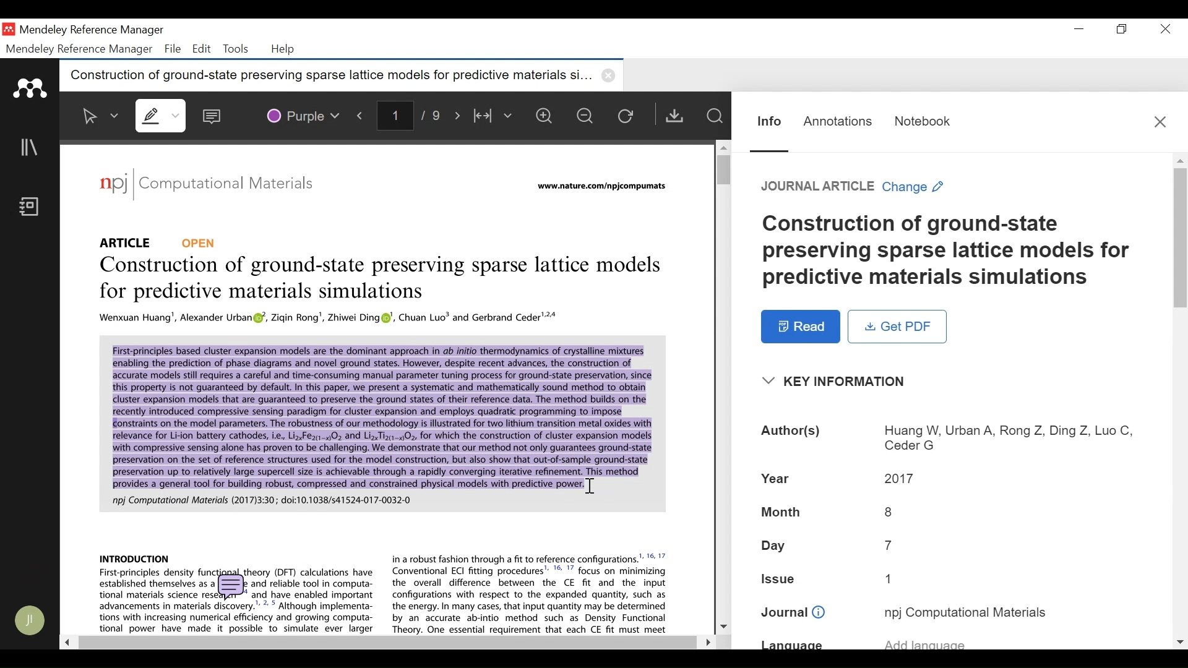  I want to click on Color, so click(302, 114).